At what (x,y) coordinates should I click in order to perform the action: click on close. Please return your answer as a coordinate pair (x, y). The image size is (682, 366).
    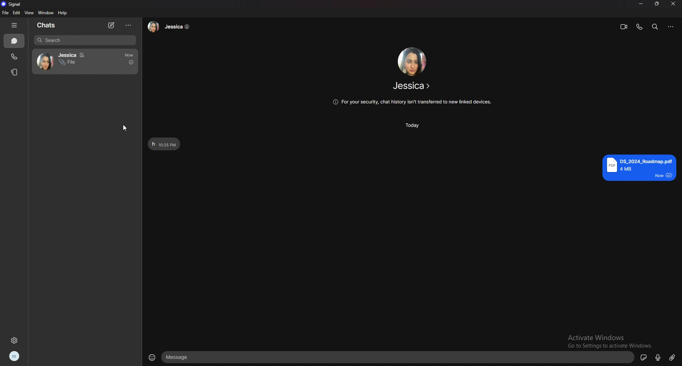
    Looking at the image, I should click on (674, 4).